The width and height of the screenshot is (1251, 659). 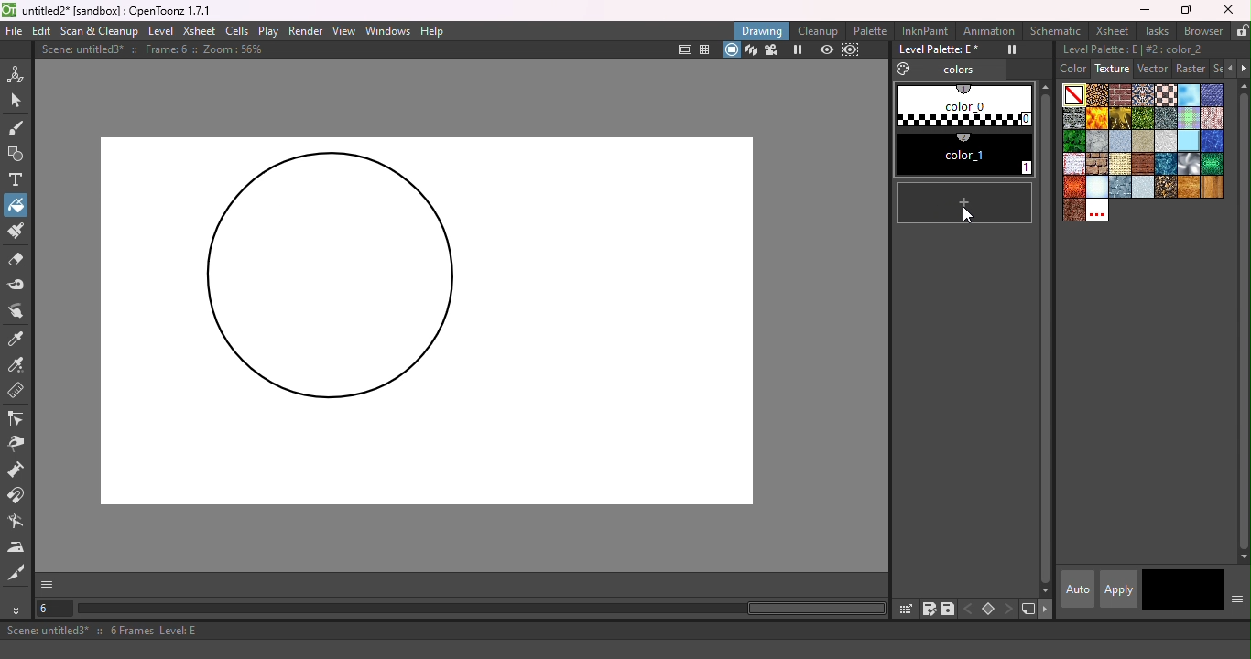 What do you see at coordinates (1212, 118) in the screenshot?
I see `knit_s.bmp` at bounding box center [1212, 118].